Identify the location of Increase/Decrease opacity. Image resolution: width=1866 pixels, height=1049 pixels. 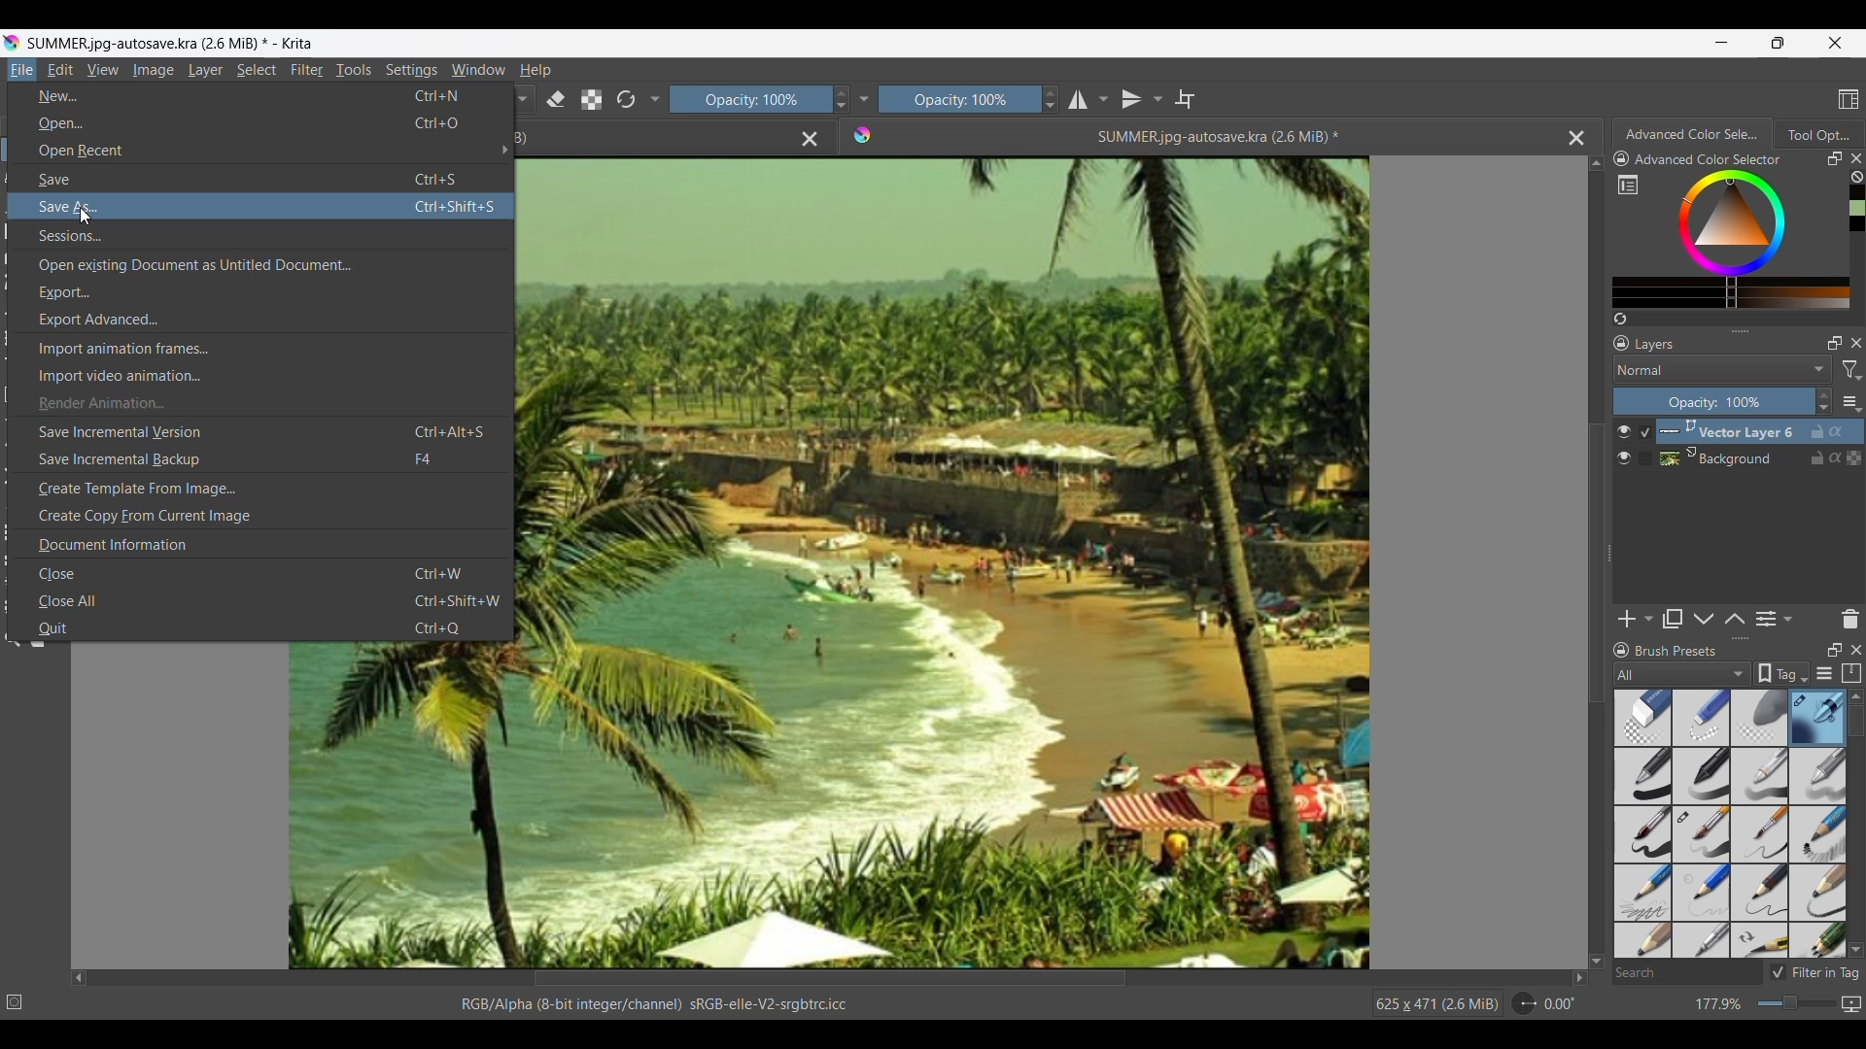
(1051, 97).